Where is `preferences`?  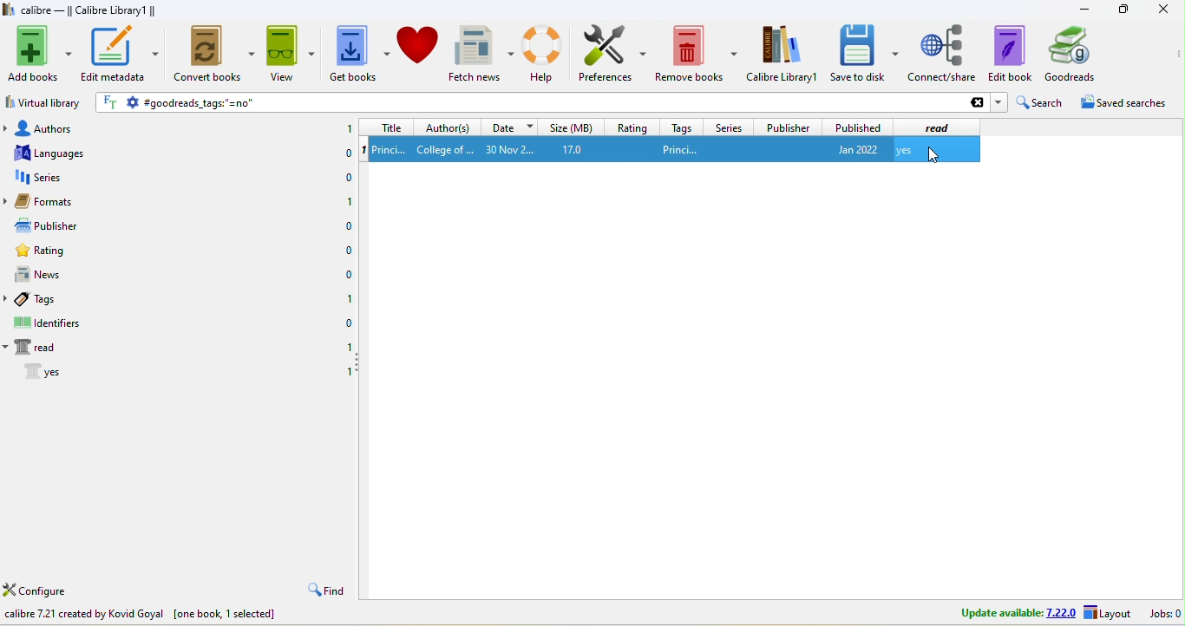
preferences is located at coordinates (612, 54).